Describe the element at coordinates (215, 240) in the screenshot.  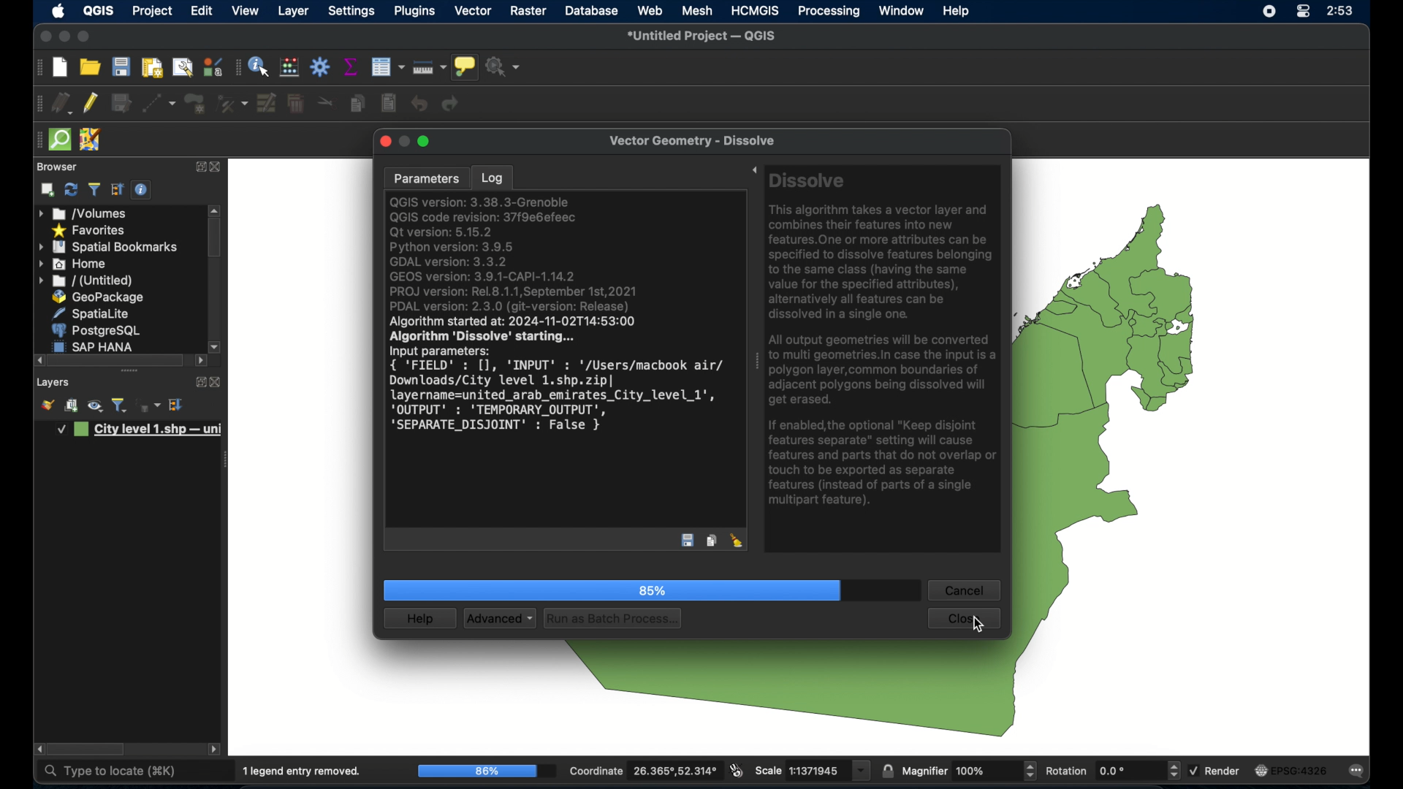
I see `scroll box` at that location.